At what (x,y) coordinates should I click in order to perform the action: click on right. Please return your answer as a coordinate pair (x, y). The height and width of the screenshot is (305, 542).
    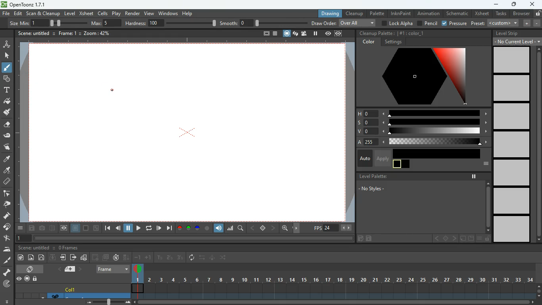
    Looking at the image, I should click on (298, 228).